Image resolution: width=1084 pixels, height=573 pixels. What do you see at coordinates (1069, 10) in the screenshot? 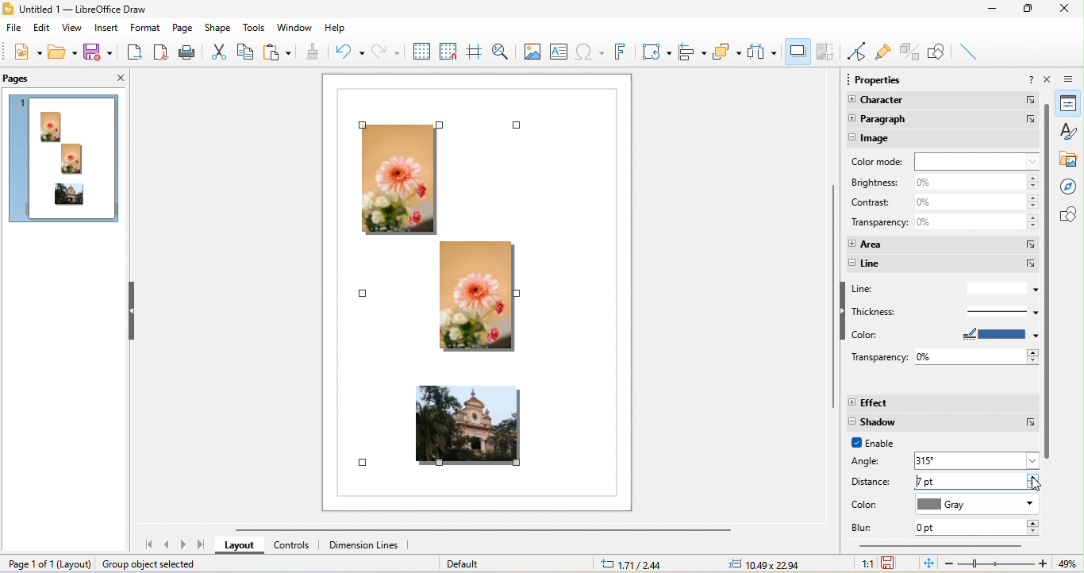
I see `close` at bounding box center [1069, 10].